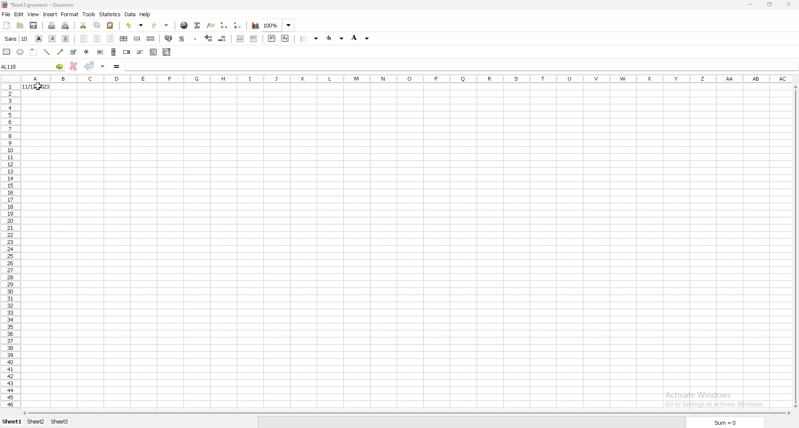 The width and height of the screenshot is (799, 428). I want to click on increase indent, so click(254, 39).